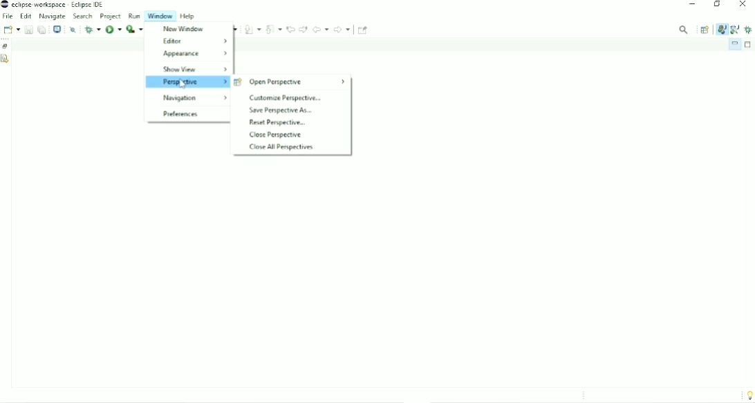  What do you see at coordinates (748, 395) in the screenshot?
I see `Tip` at bounding box center [748, 395].